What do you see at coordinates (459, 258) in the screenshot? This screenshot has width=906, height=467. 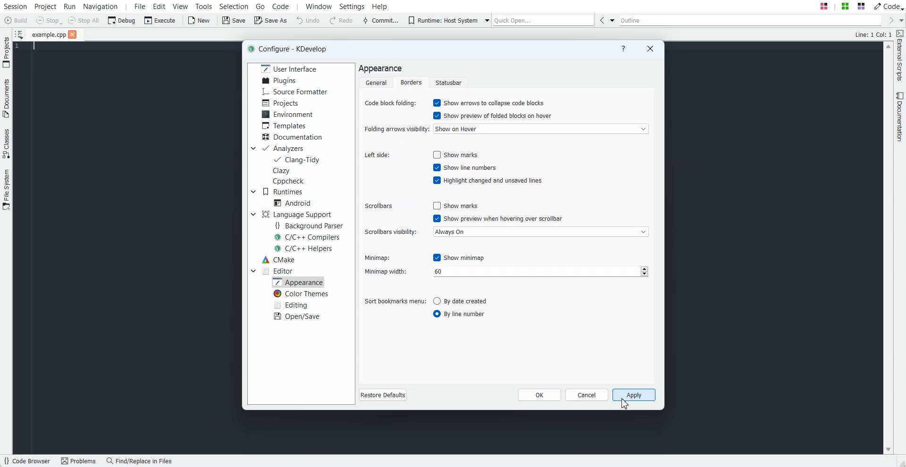 I see `Disable show minimap` at bounding box center [459, 258].